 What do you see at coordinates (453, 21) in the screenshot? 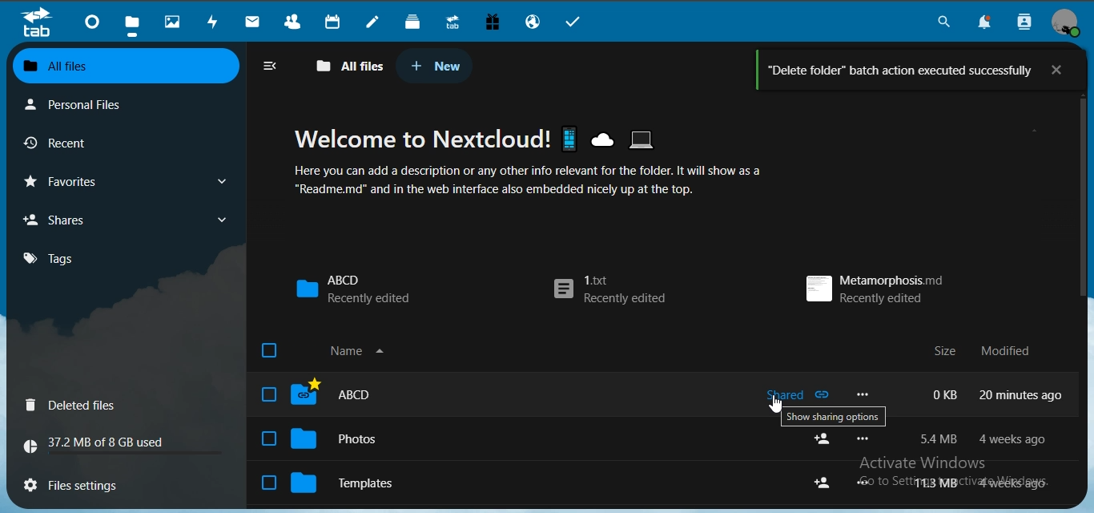
I see `upgrade` at bounding box center [453, 21].